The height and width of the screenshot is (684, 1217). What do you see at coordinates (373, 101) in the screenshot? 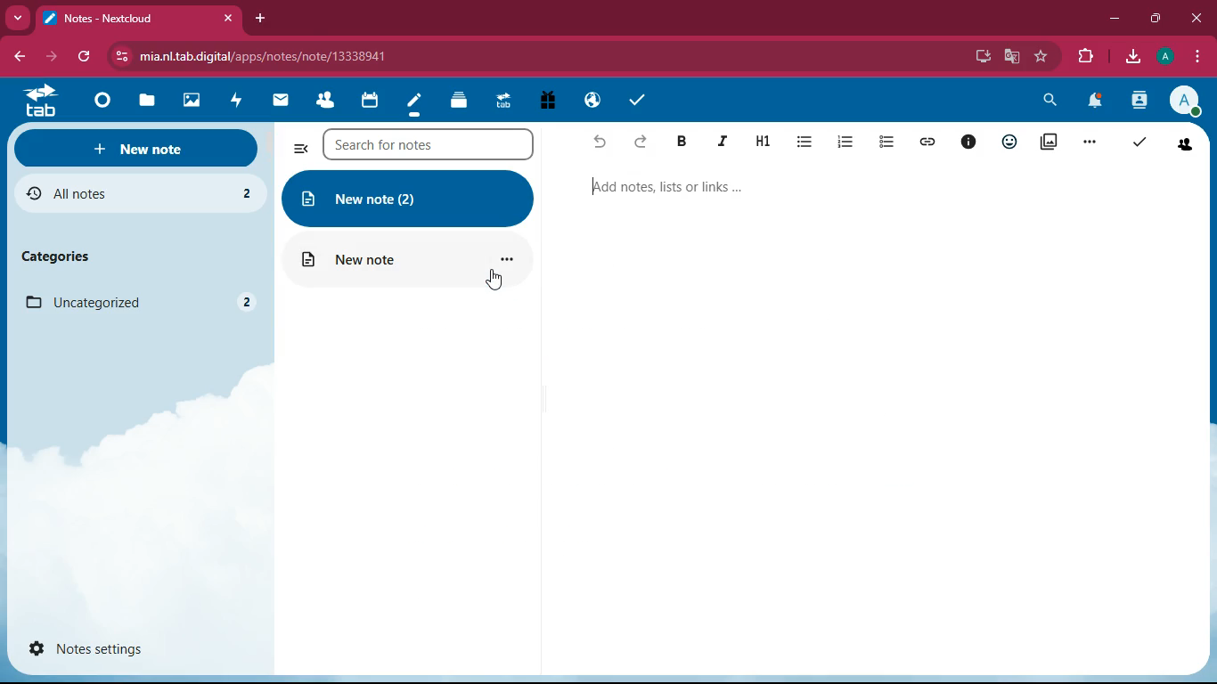
I see `calendar` at bounding box center [373, 101].